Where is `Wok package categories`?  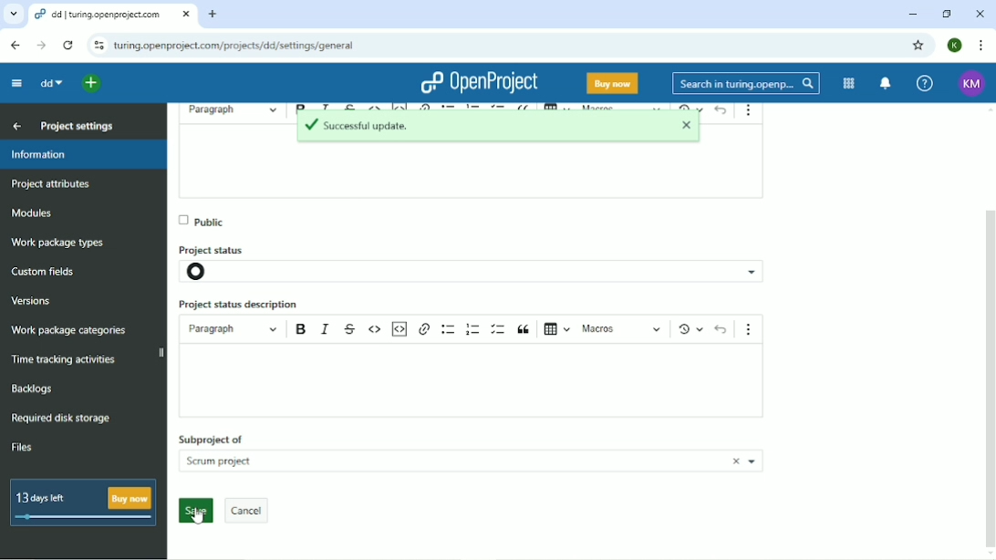 Wok package categories is located at coordinates (69, 331).